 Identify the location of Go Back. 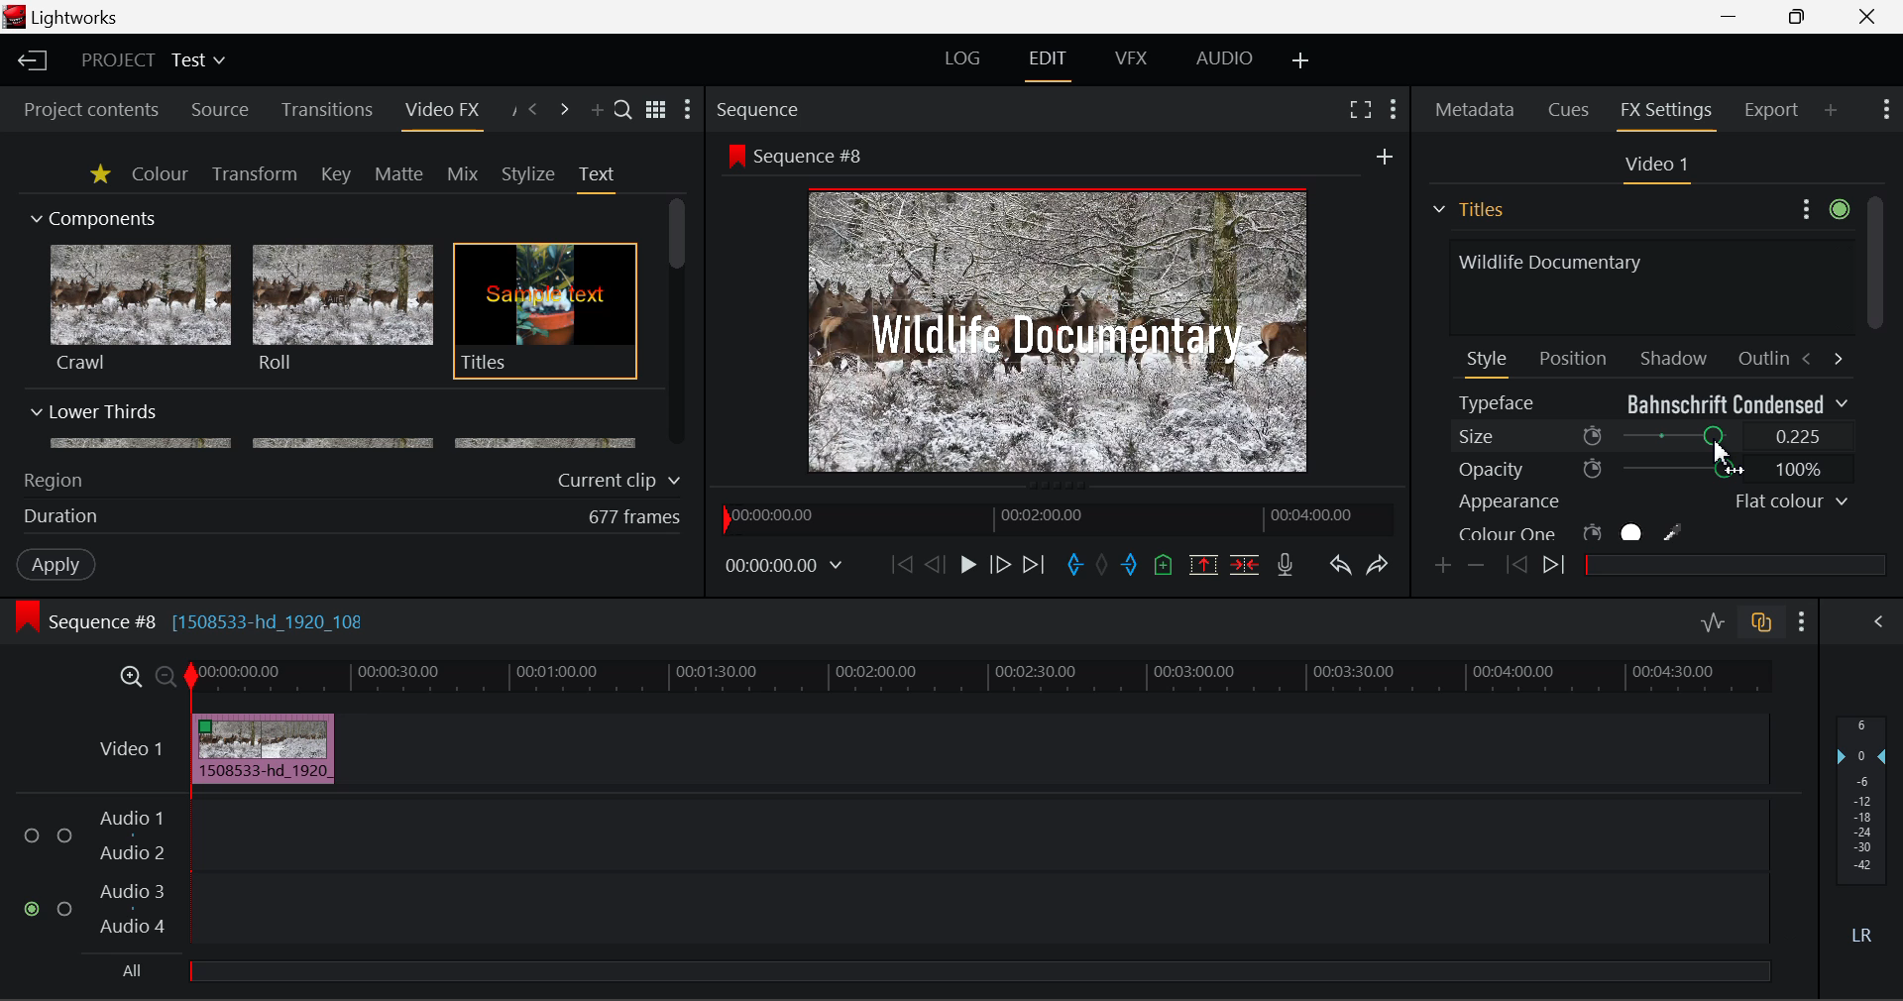
(935, 564).